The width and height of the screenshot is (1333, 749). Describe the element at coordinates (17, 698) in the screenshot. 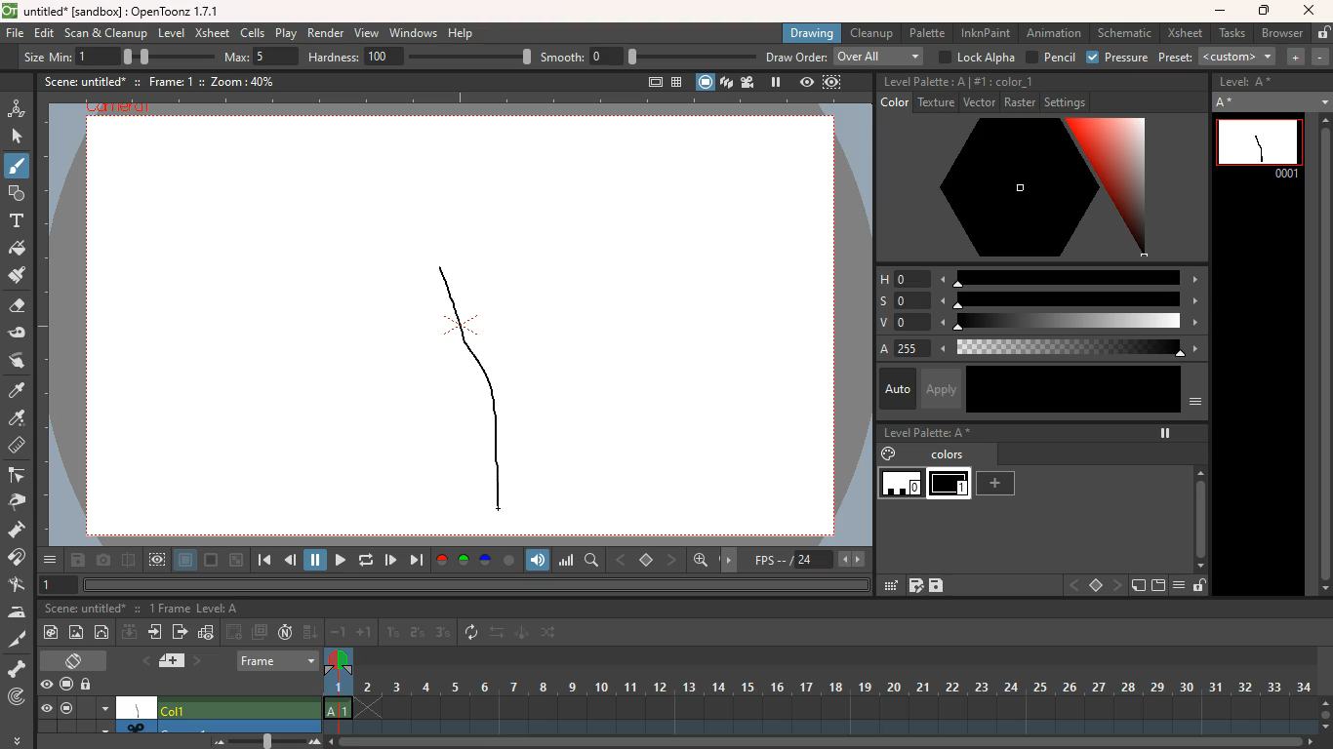

I see `locate` at that location.